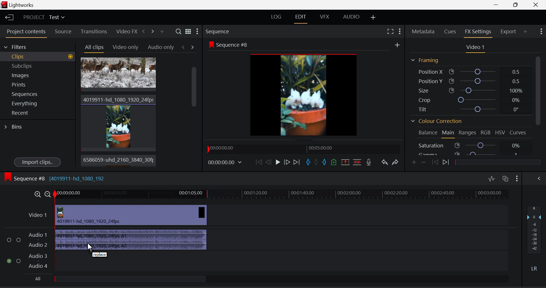  I want to click on Cues, so click(451, 31).